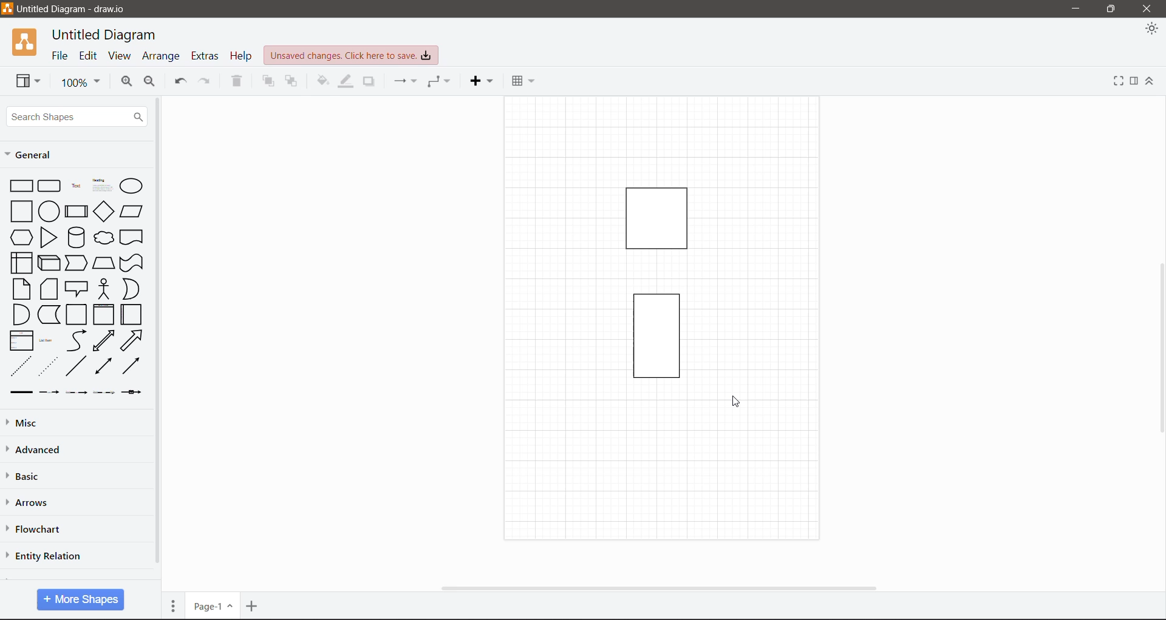 The width and height of the screenshot is (1166, 620). What do you see at coordinates (76, 116) in the screenshot?
I see `Search Shapes` at bounding box center [76, 116].